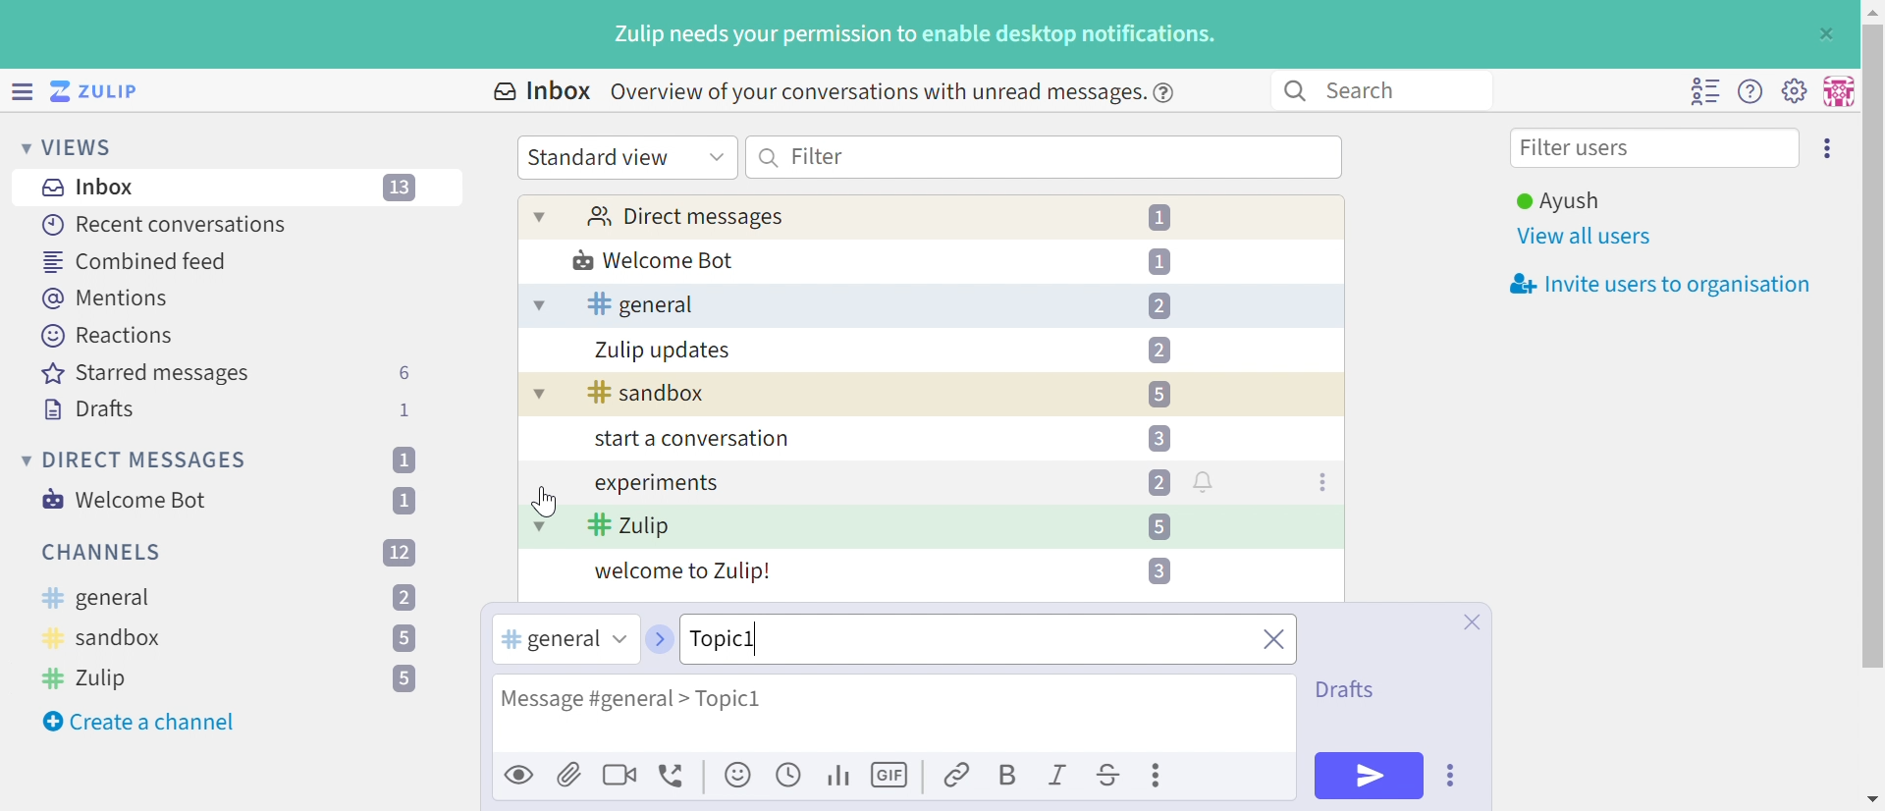  I want to click on Drafts, so click(89, 411).